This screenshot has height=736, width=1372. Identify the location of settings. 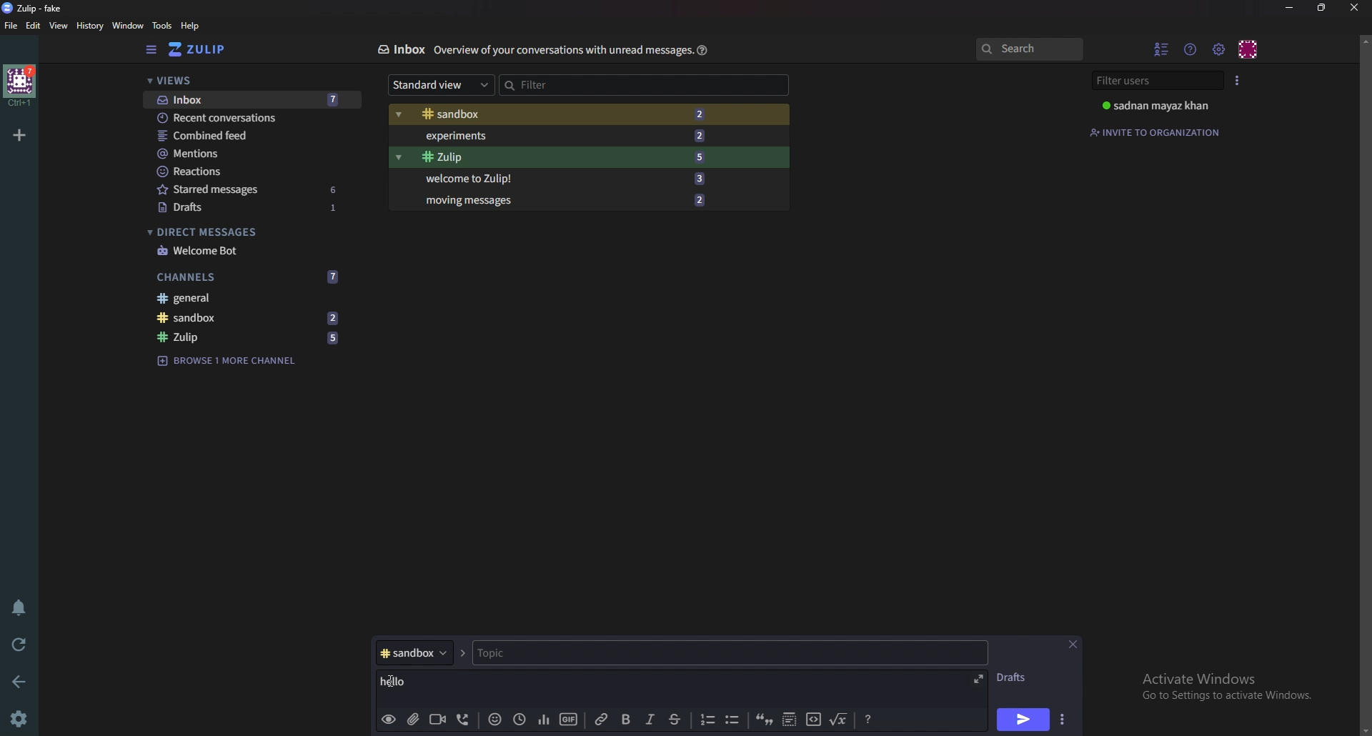
(21, 718).